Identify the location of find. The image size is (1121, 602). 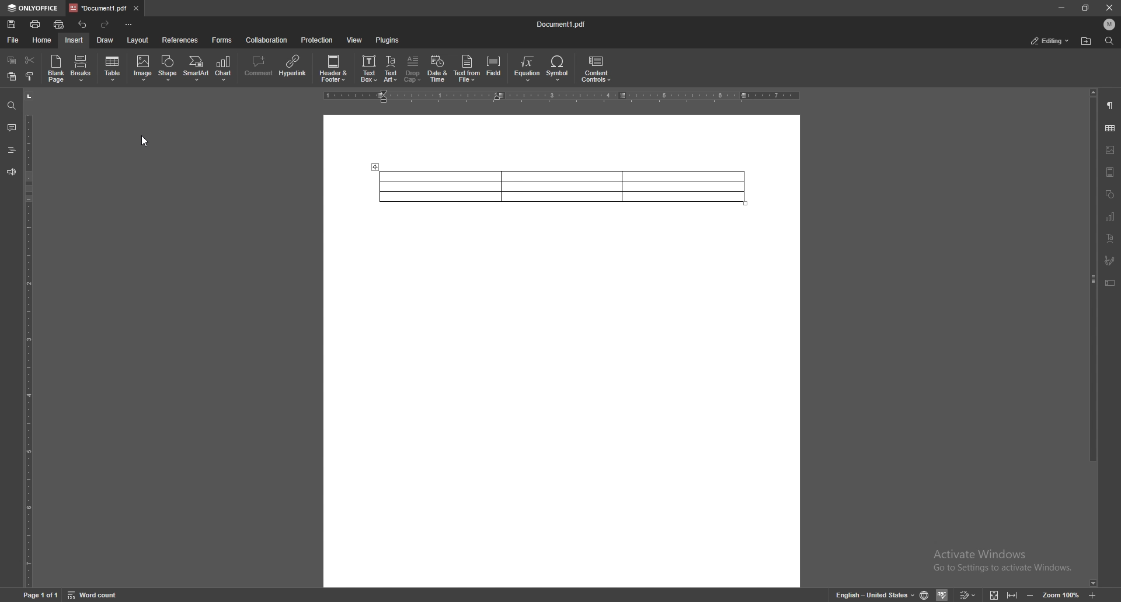
(1110, 41).